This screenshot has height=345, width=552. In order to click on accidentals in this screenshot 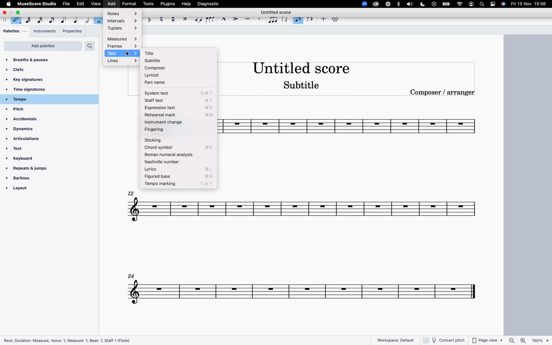, I will do `click(26, 119)`.